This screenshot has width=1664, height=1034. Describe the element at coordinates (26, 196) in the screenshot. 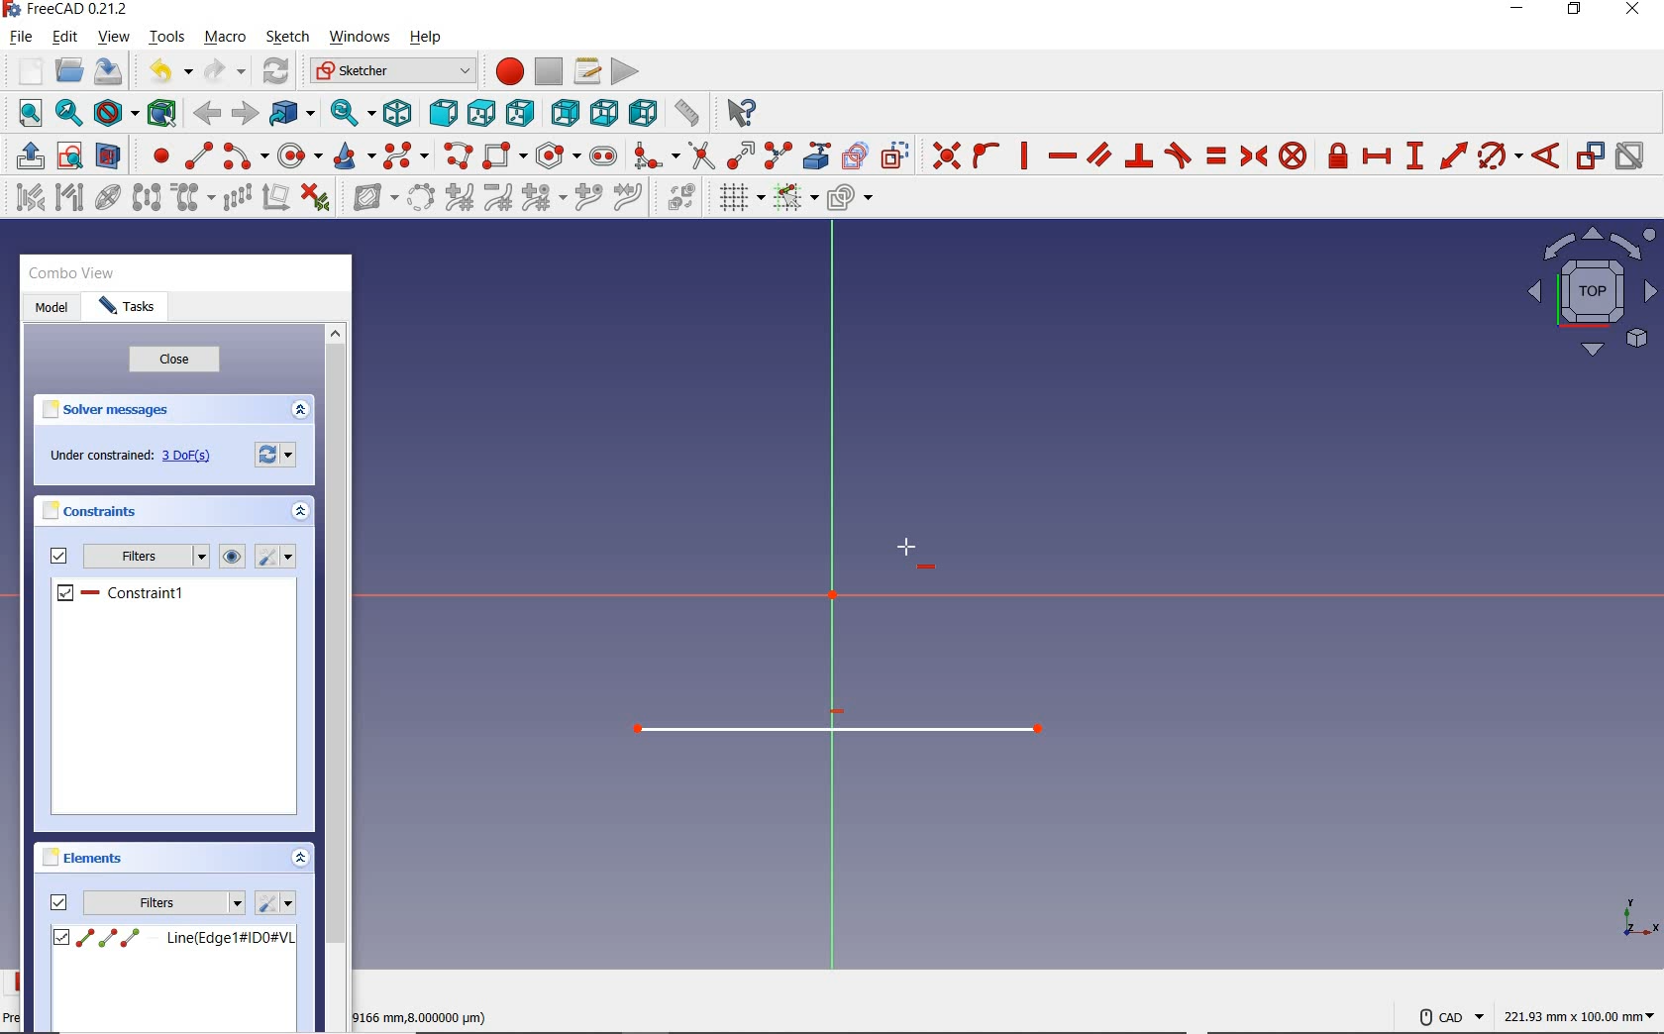

I see `SELECT ASSOCIATED CONSTRAINTS` at that location.